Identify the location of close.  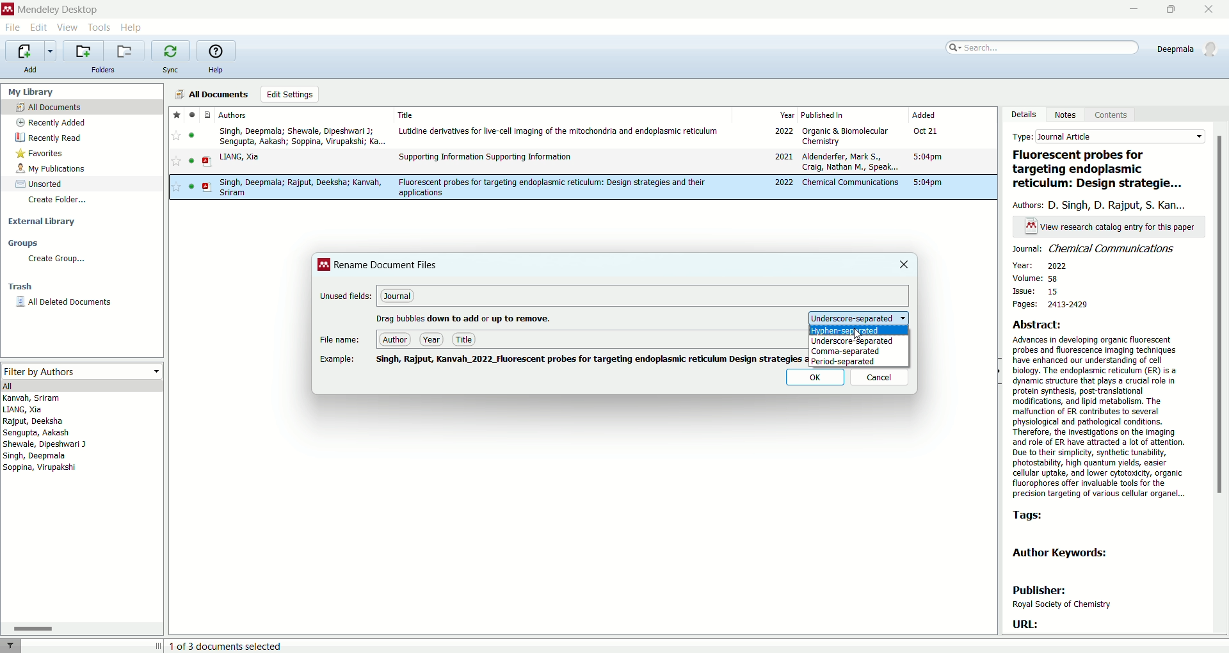
(1209, 10).